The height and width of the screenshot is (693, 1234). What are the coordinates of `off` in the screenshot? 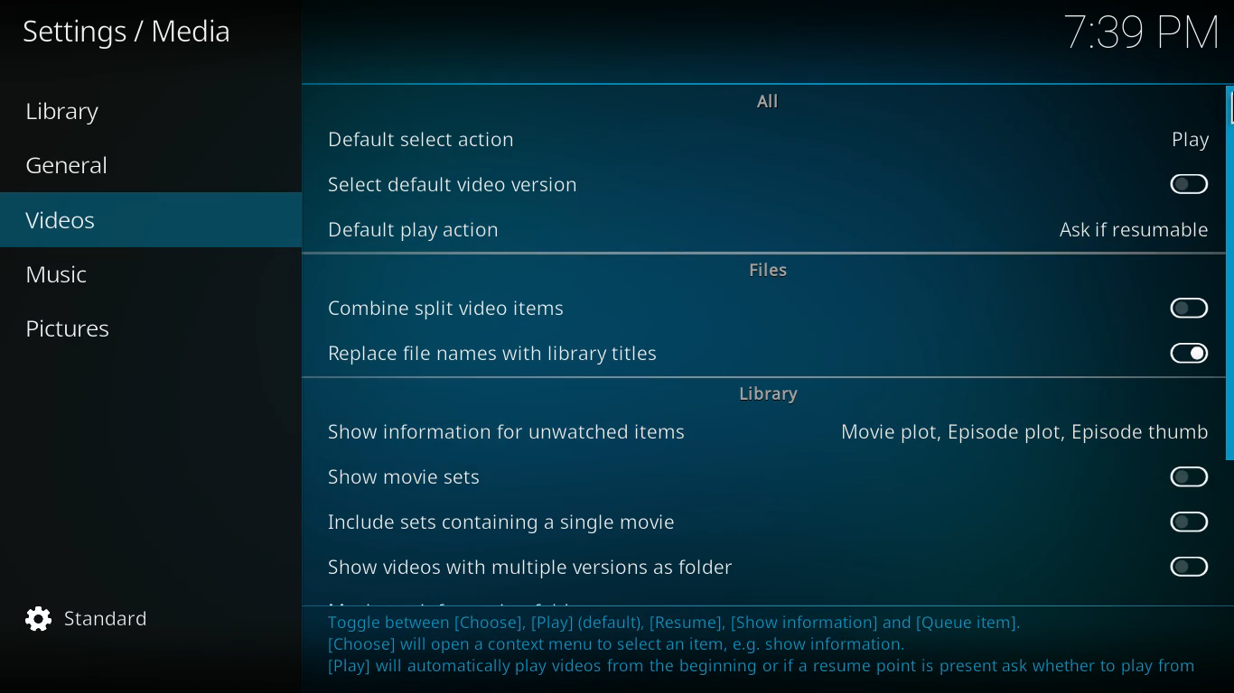 It's located at (1193, 310).